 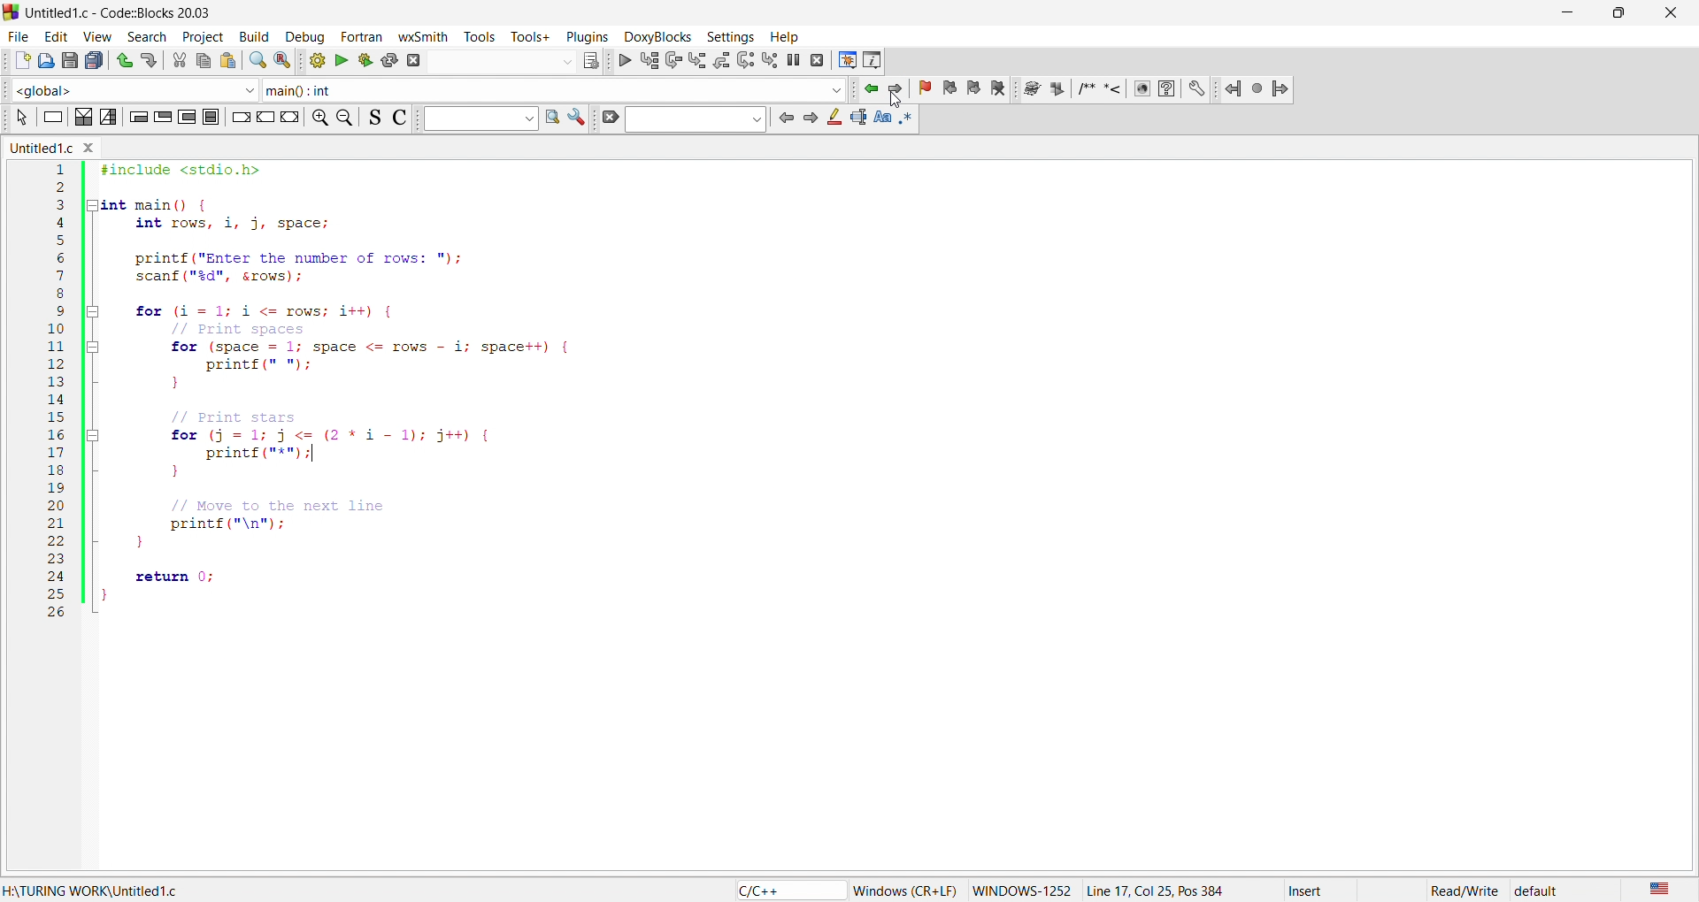 What do you see at coordinates (371, 118) in the screenshot?
I see `icon` at bounding box center [371, 118].